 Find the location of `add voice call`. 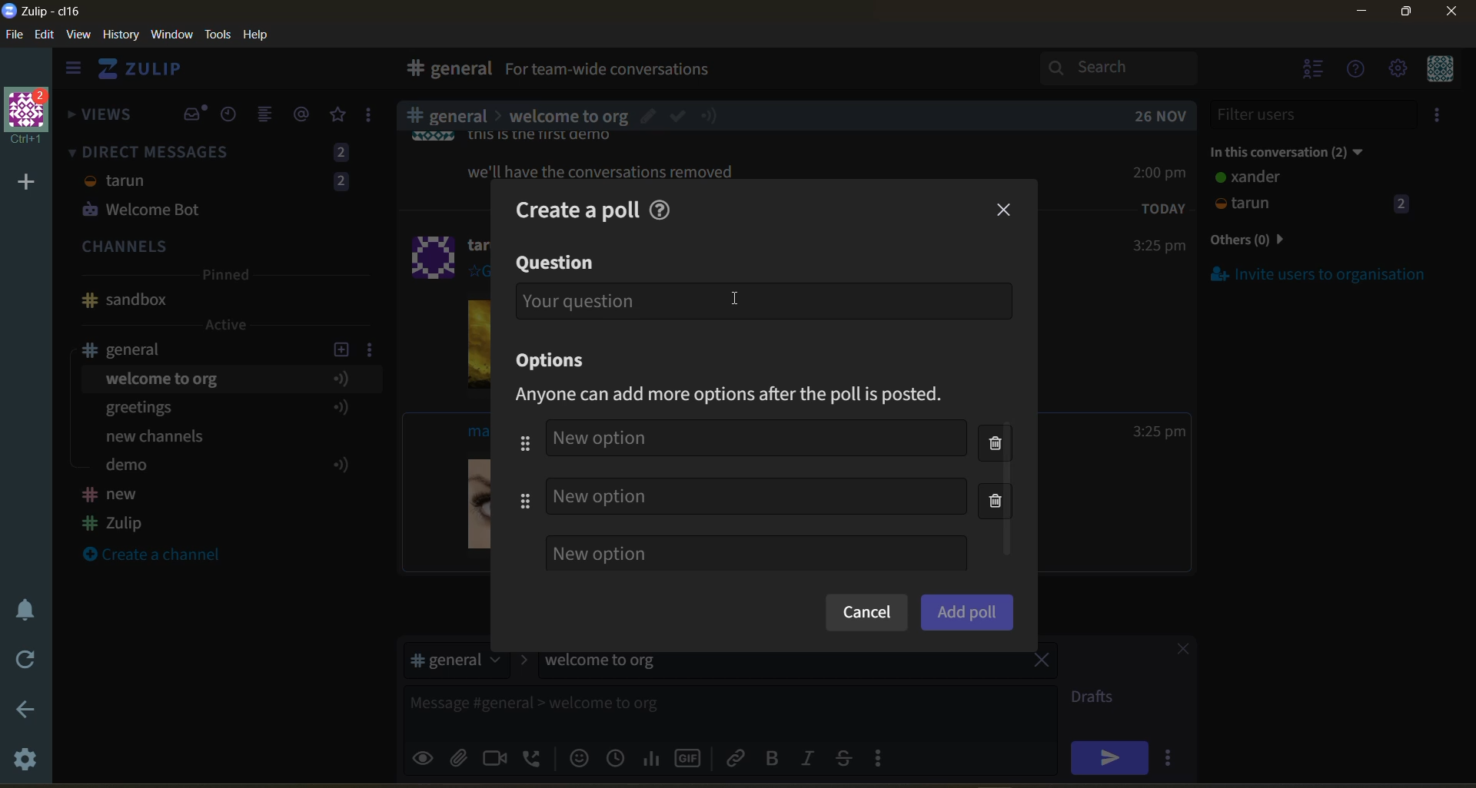

add voice call is located at coordinates (534, 757).